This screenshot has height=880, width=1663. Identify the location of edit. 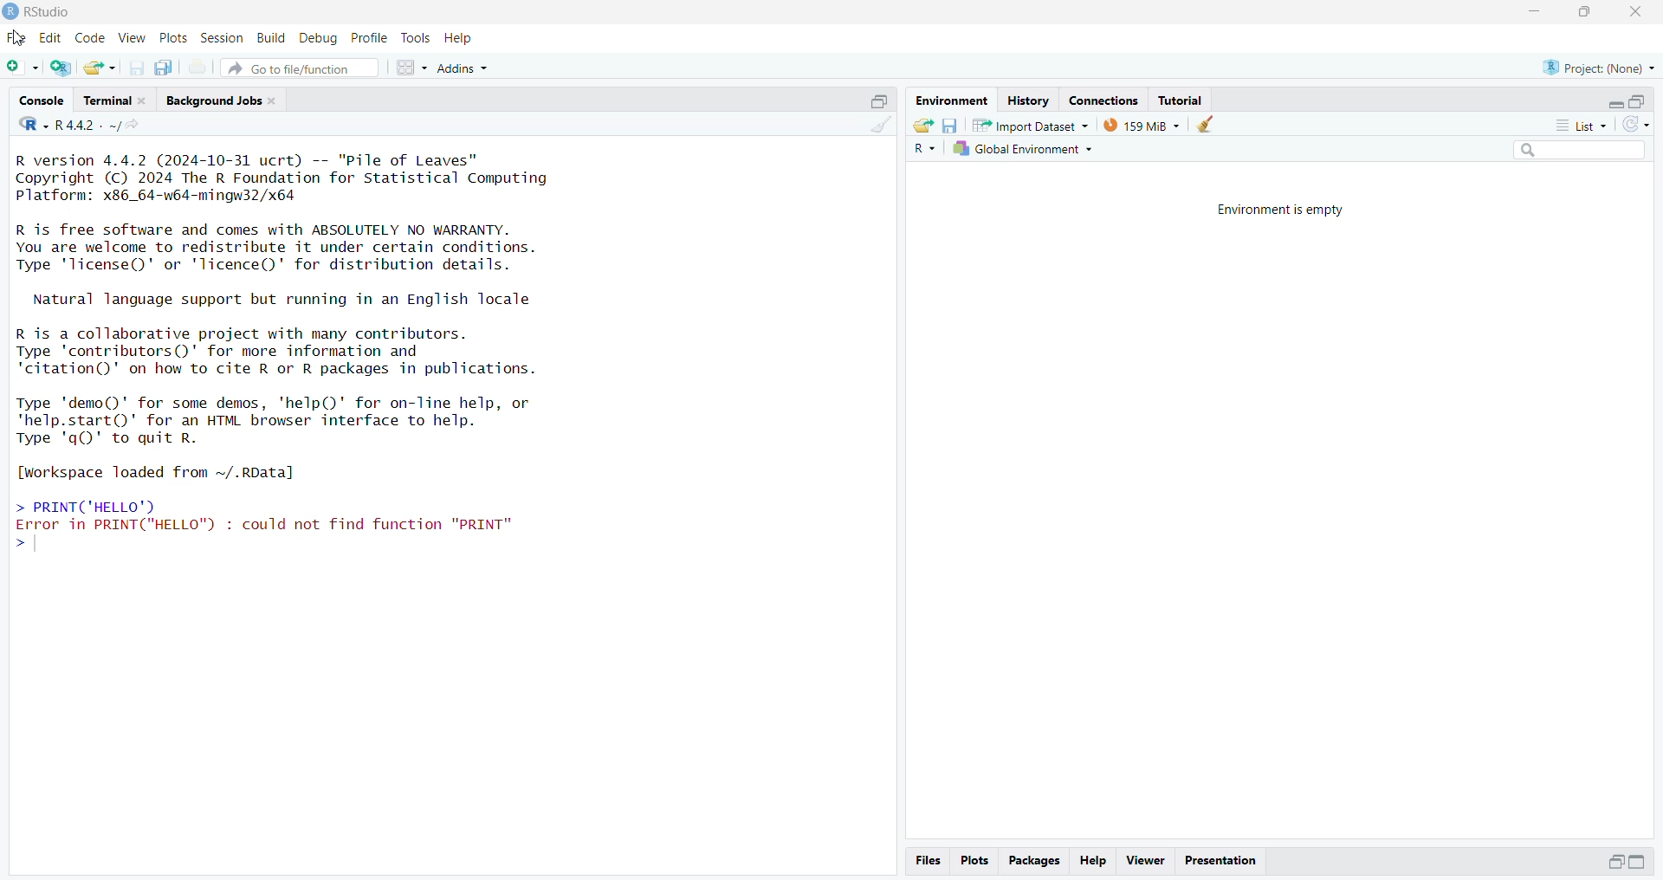
(54, 38).